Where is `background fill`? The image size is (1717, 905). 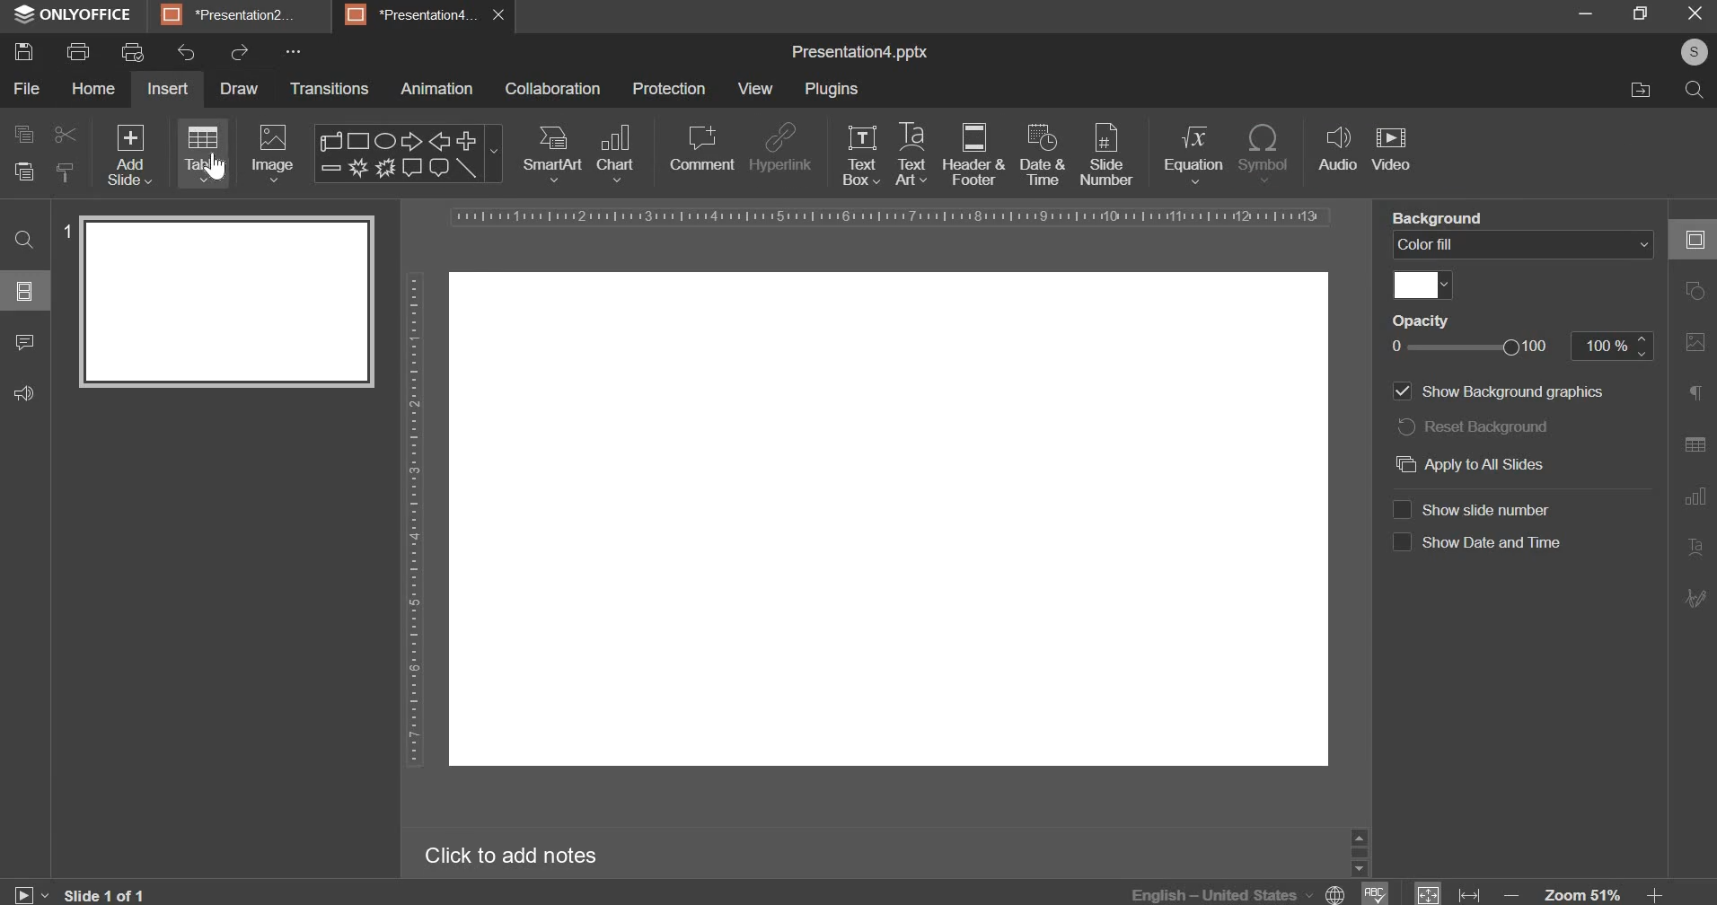
background fill is located at coordinates (1524, 246).